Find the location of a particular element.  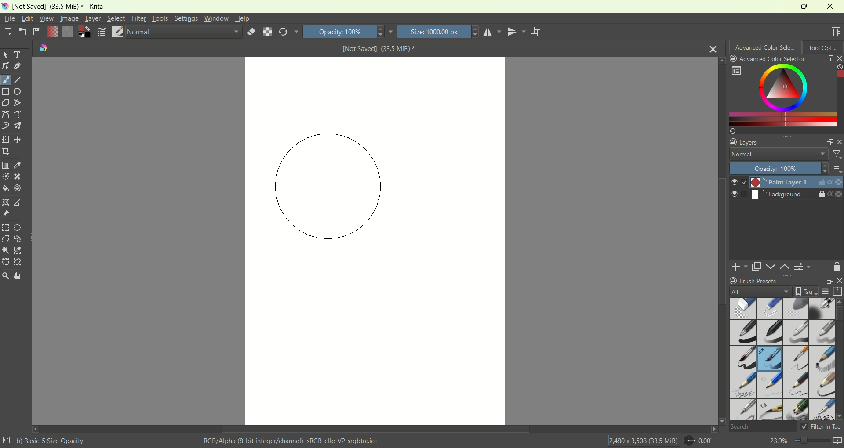

vertical scroll bar is located at coordinates (839, 359).